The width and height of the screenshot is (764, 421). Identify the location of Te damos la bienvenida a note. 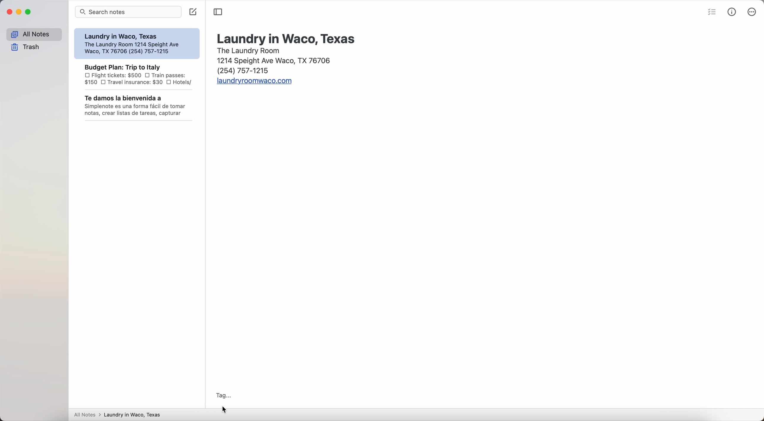
(138, 106).